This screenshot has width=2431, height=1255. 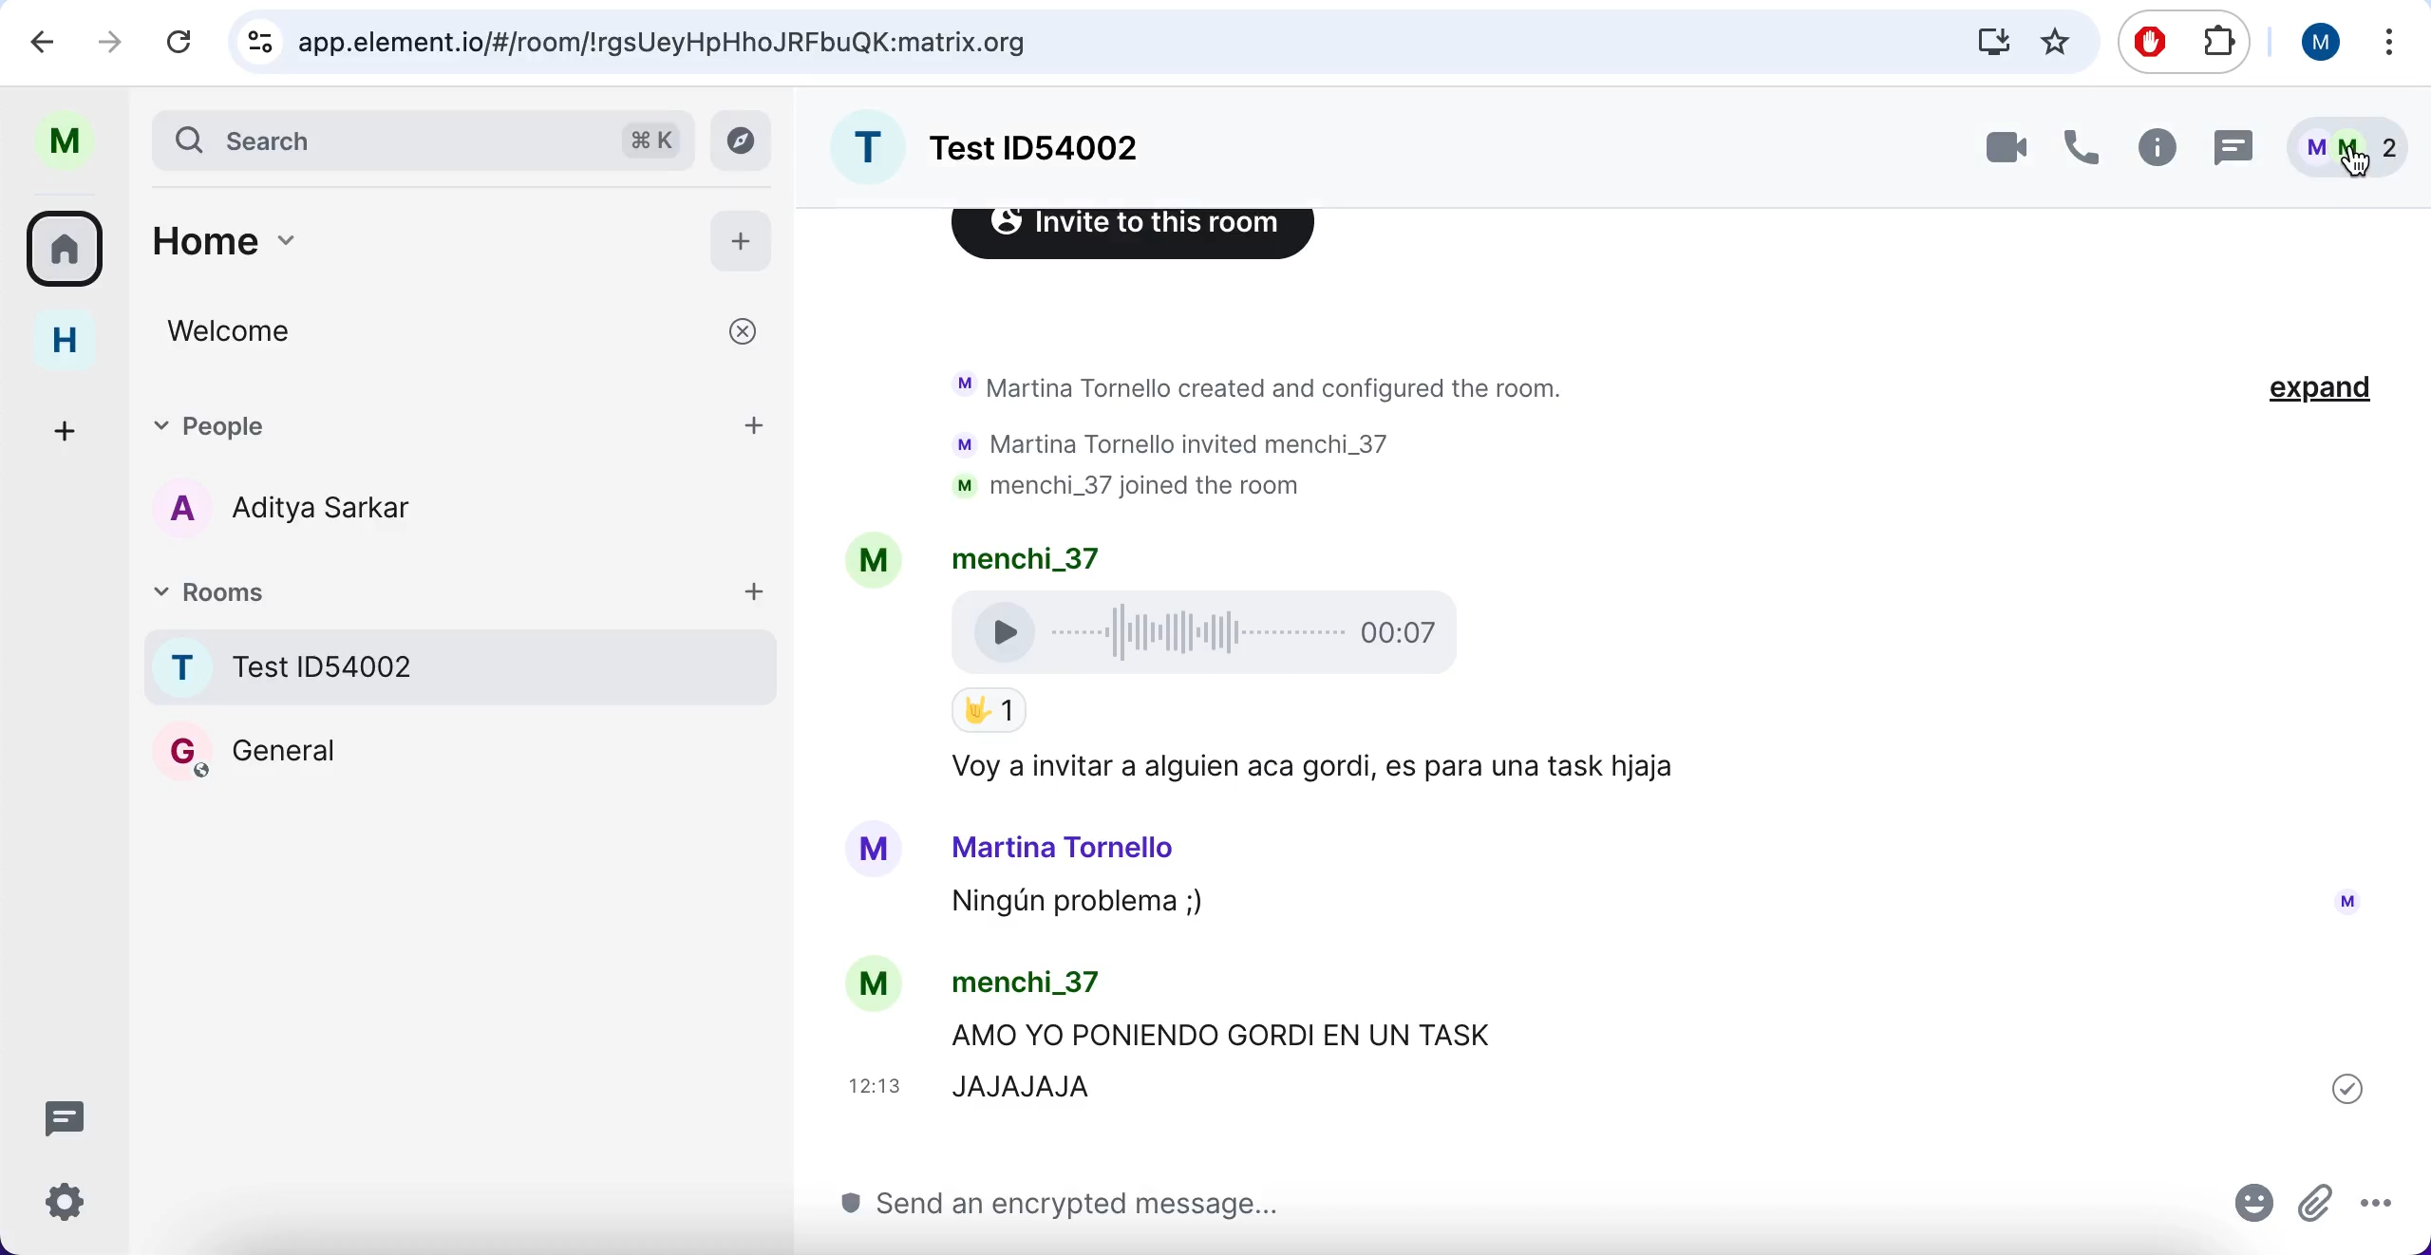 What do you see at coordinates (1241, 443) in the screenshot?
I see `Martina Tornello created and configured the room.
Martina Tornello invited menchi_37
menchi_37 joined the room` at bounding box center [1241, 443].